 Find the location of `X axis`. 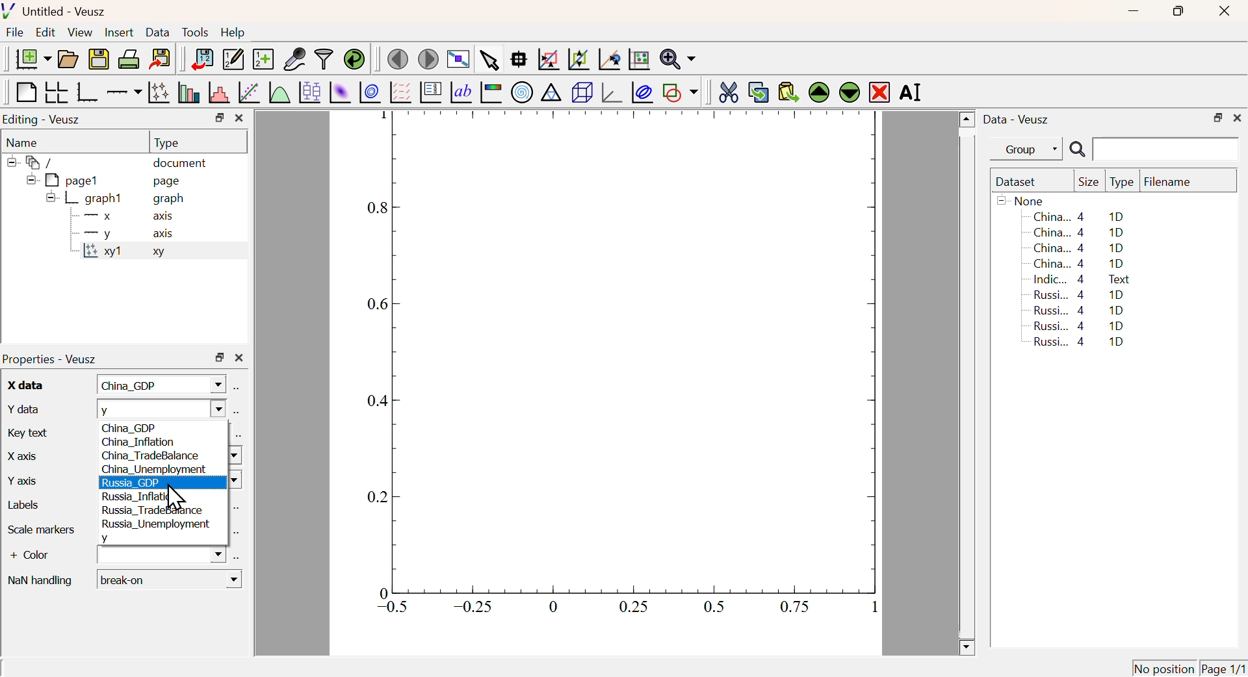

X axis is located at coordinates (123, 216).